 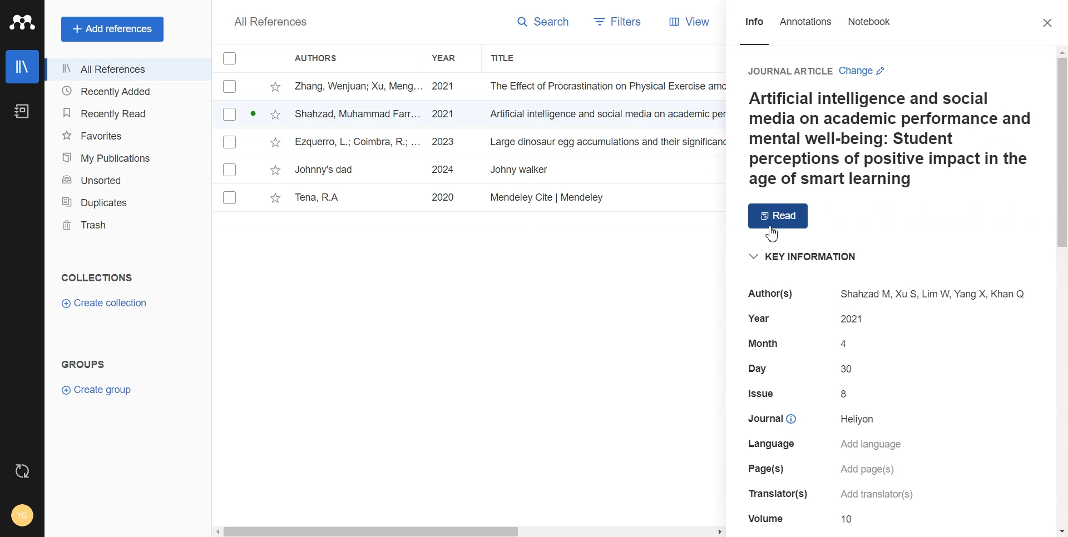 What do you see at coordinates (22, 111) in the screenshot?
I see `Notebook` at bounding box center [22, 111].